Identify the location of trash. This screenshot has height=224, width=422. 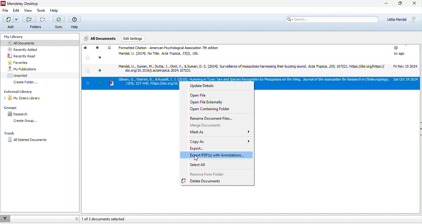
(11, 134).